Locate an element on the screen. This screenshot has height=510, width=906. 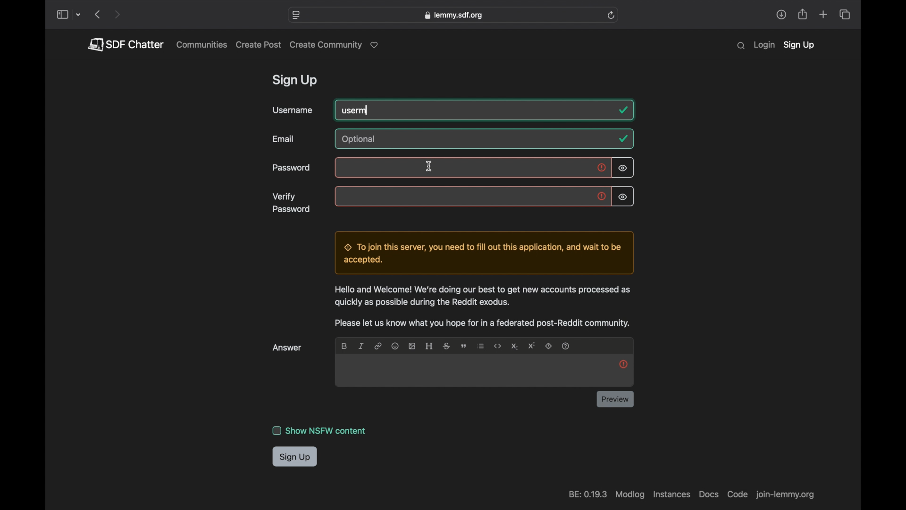
header is located at coordinates (429, 346).